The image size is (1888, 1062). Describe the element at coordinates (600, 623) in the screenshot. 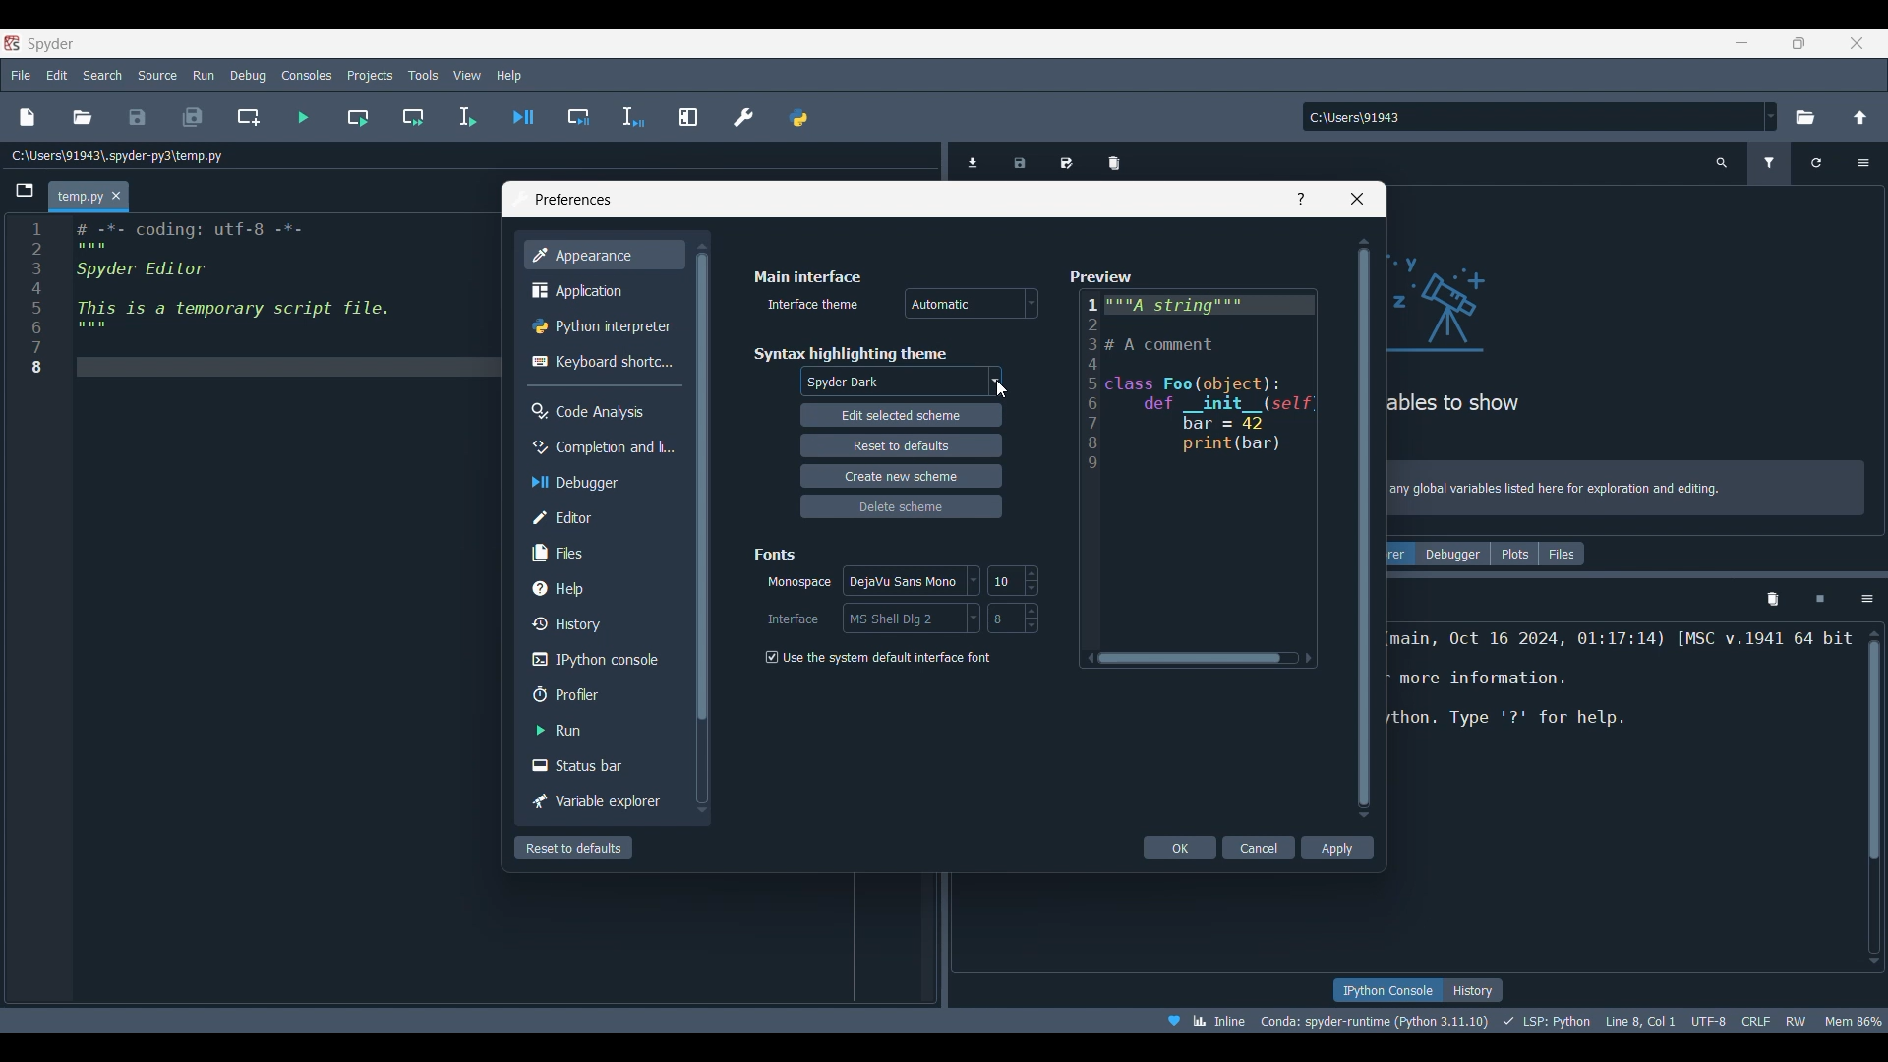

I see `History` at that location.